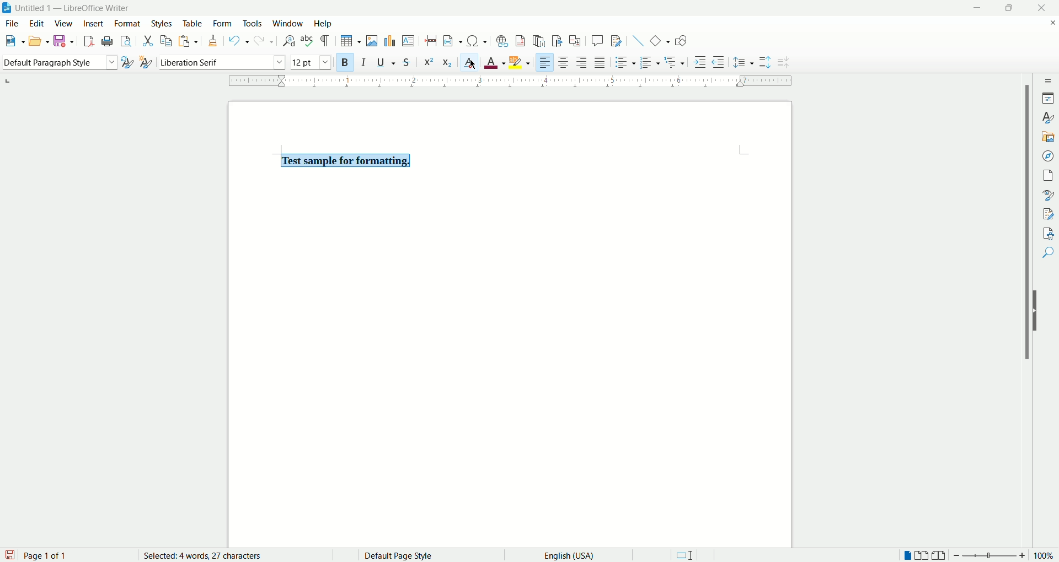 The image size is (1059, 562). I want to click on basic shapes, so click(657, 41).